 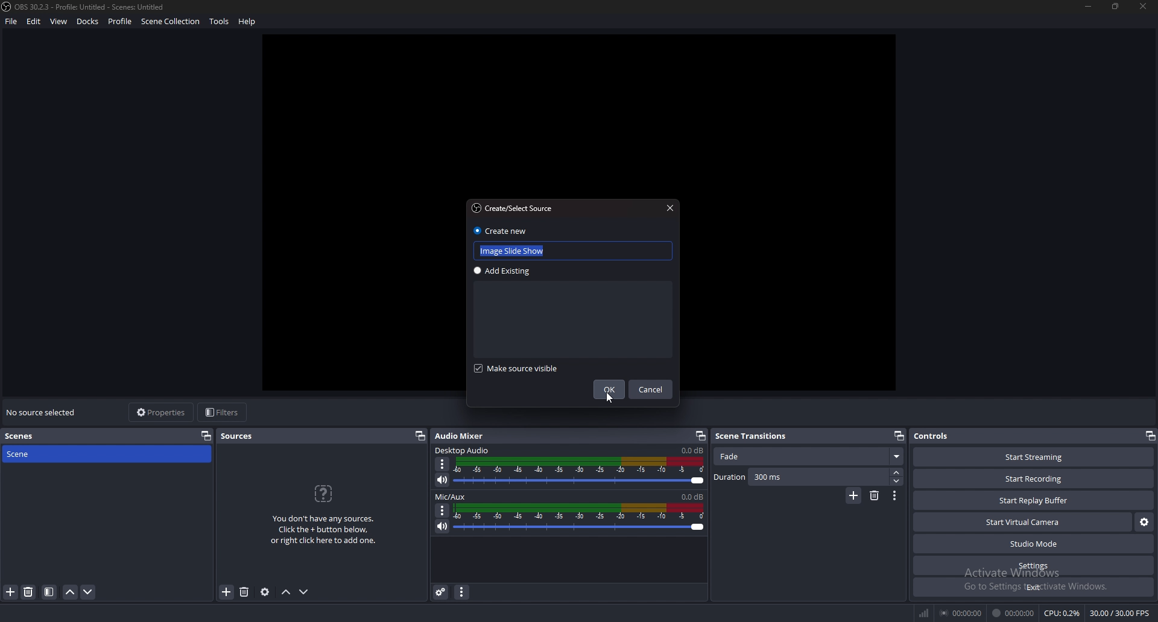 What do you see at coordinates (227, 591) in the screenshot?
I see `add source` at bounding box center [227, 591].